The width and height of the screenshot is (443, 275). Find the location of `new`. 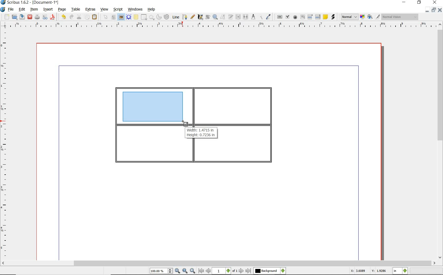

new is located at coordinates (7, 17).